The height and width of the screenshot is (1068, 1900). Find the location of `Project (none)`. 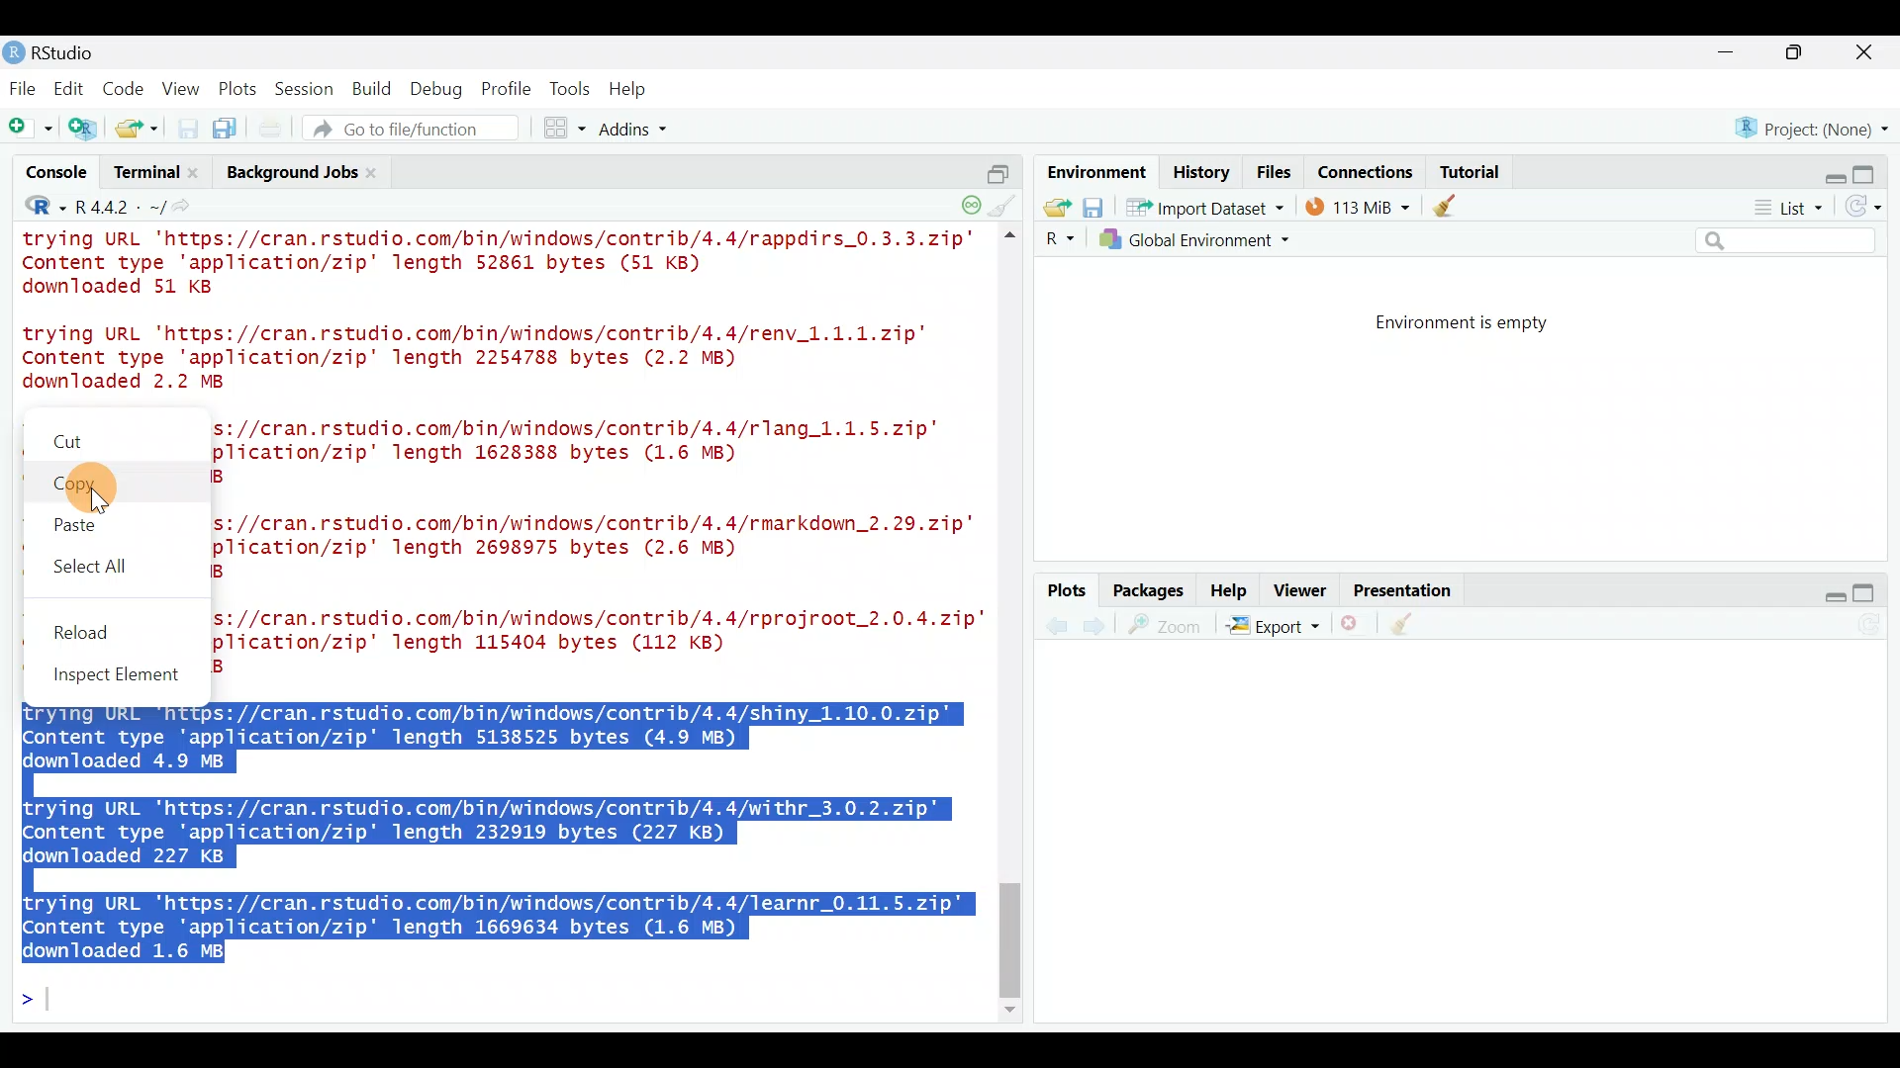

Project (none) is located at coordinates (1818, 126).